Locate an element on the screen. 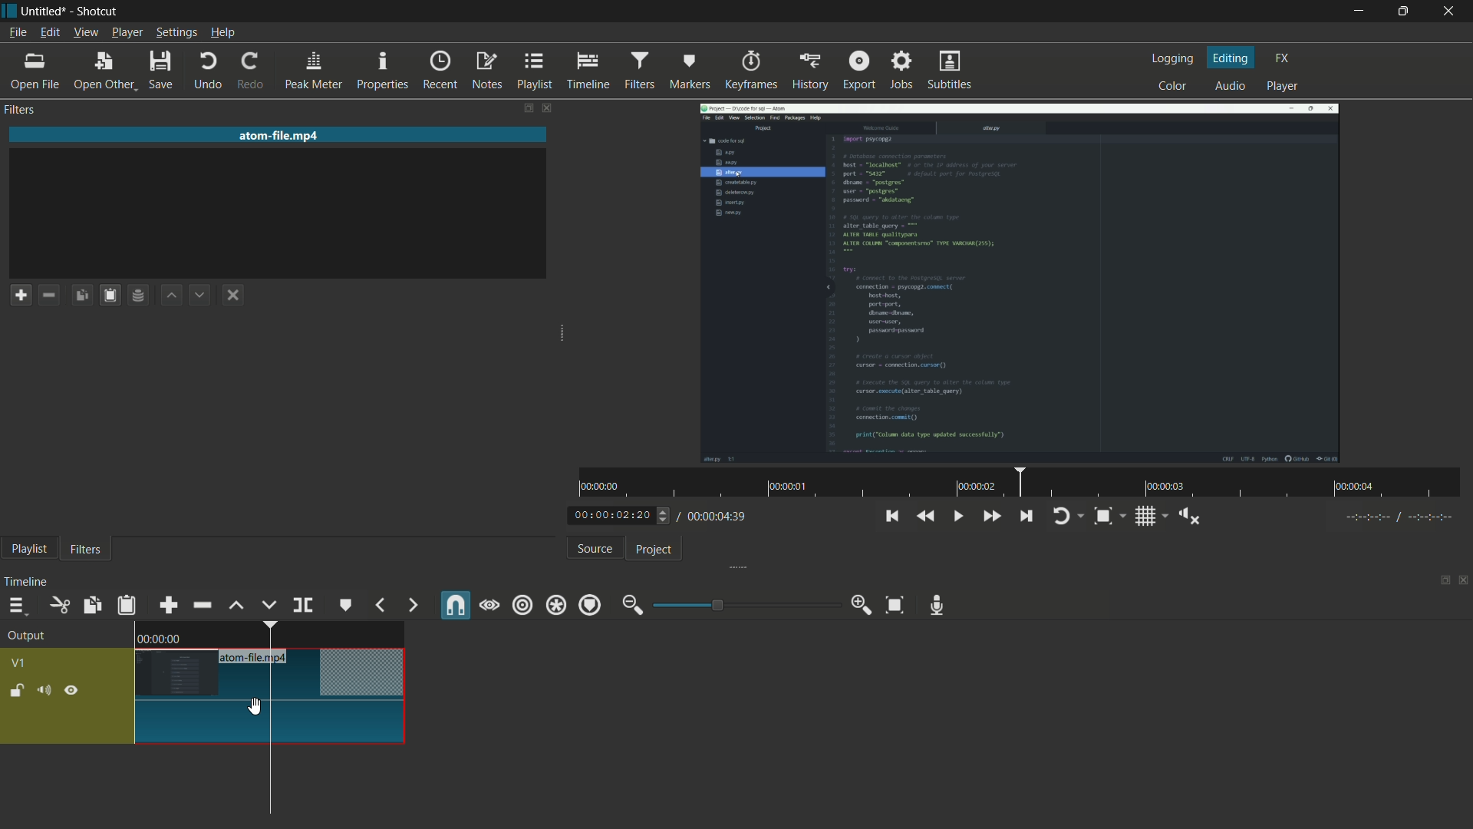 The height and width of the screenshot is (829, 1473). filters is located at coordinates (88, 550).